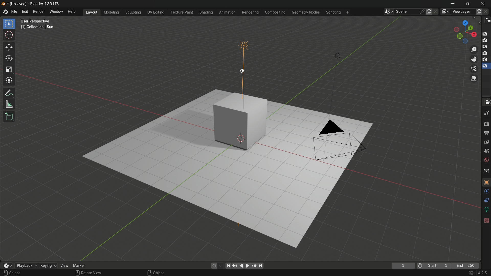 The height and width of the screenshot is (276, 491). Describe the element at coordinates (486, 191) in the screenshot. I see `physics` at that location.